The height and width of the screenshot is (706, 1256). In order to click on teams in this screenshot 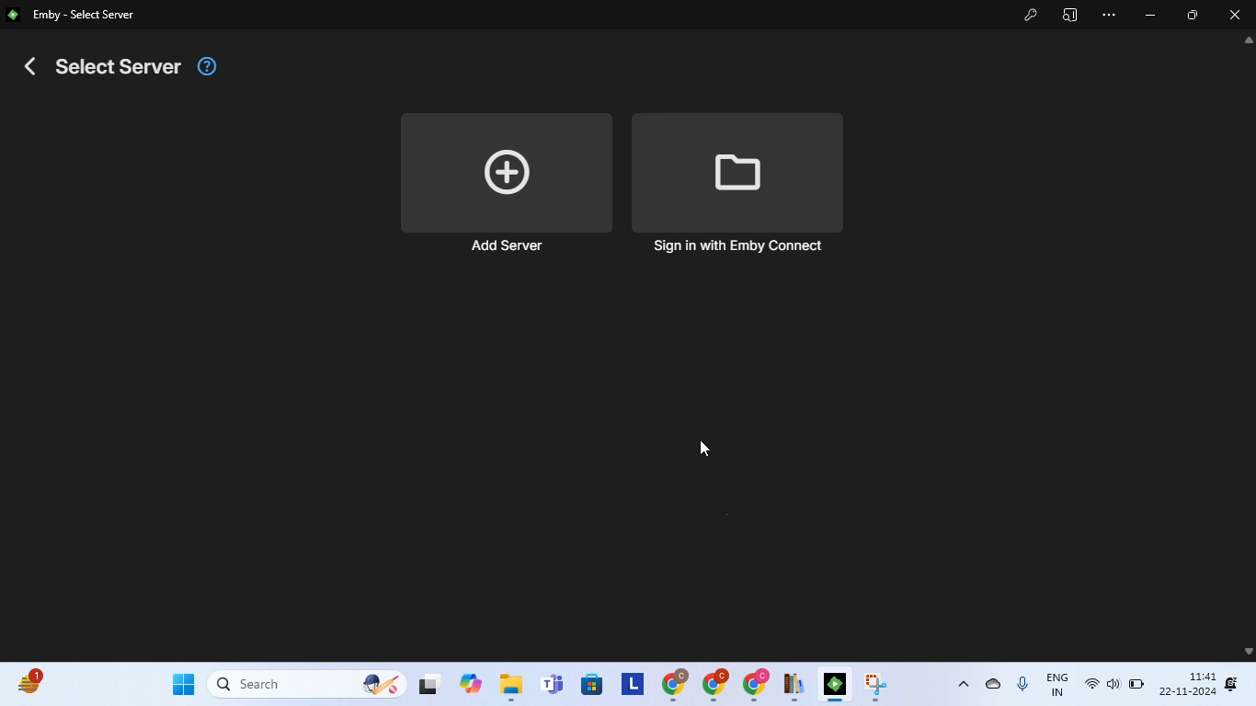, I will do `click(554, 685)`.